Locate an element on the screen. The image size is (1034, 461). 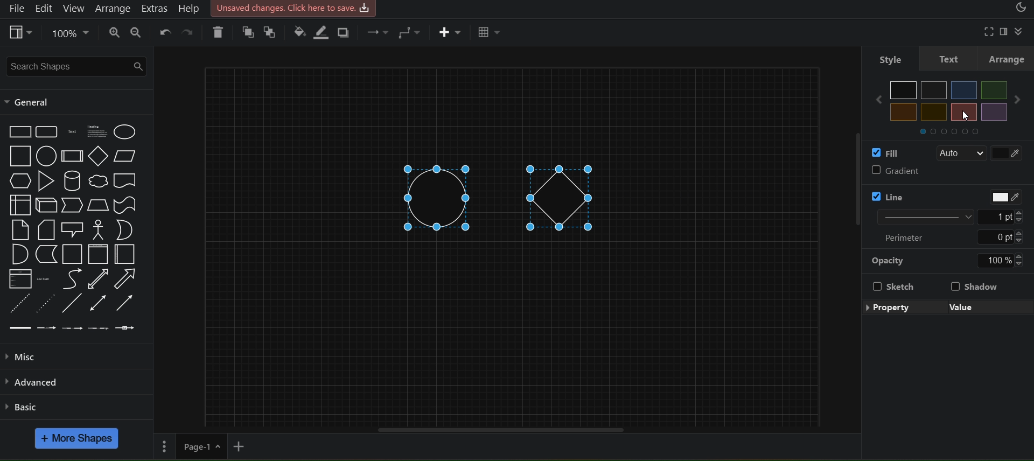
Text is located at coordinates (73, 131).